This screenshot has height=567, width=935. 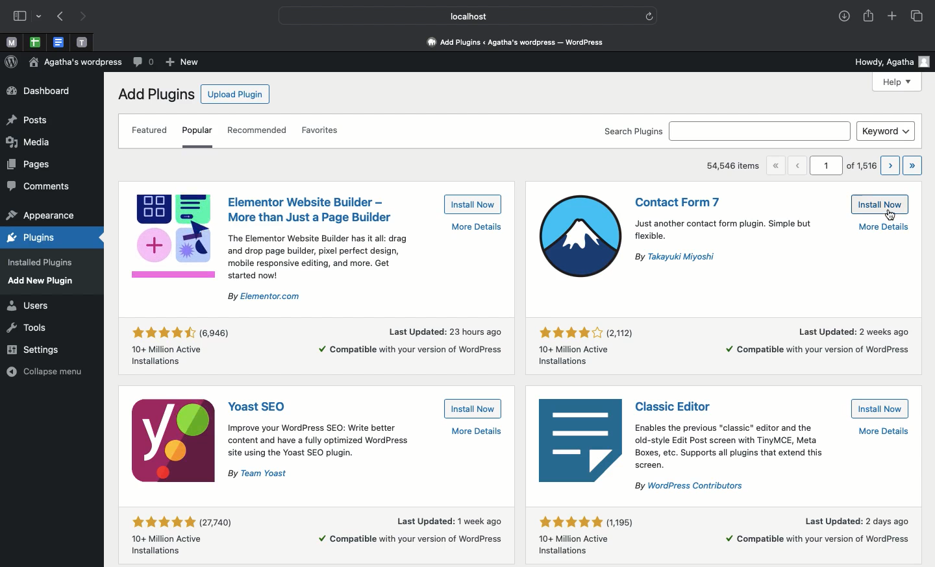 What do you see at coordinates (458, 16) in the screenshot?
I see `Localhost` at bounding box center [458, 16].